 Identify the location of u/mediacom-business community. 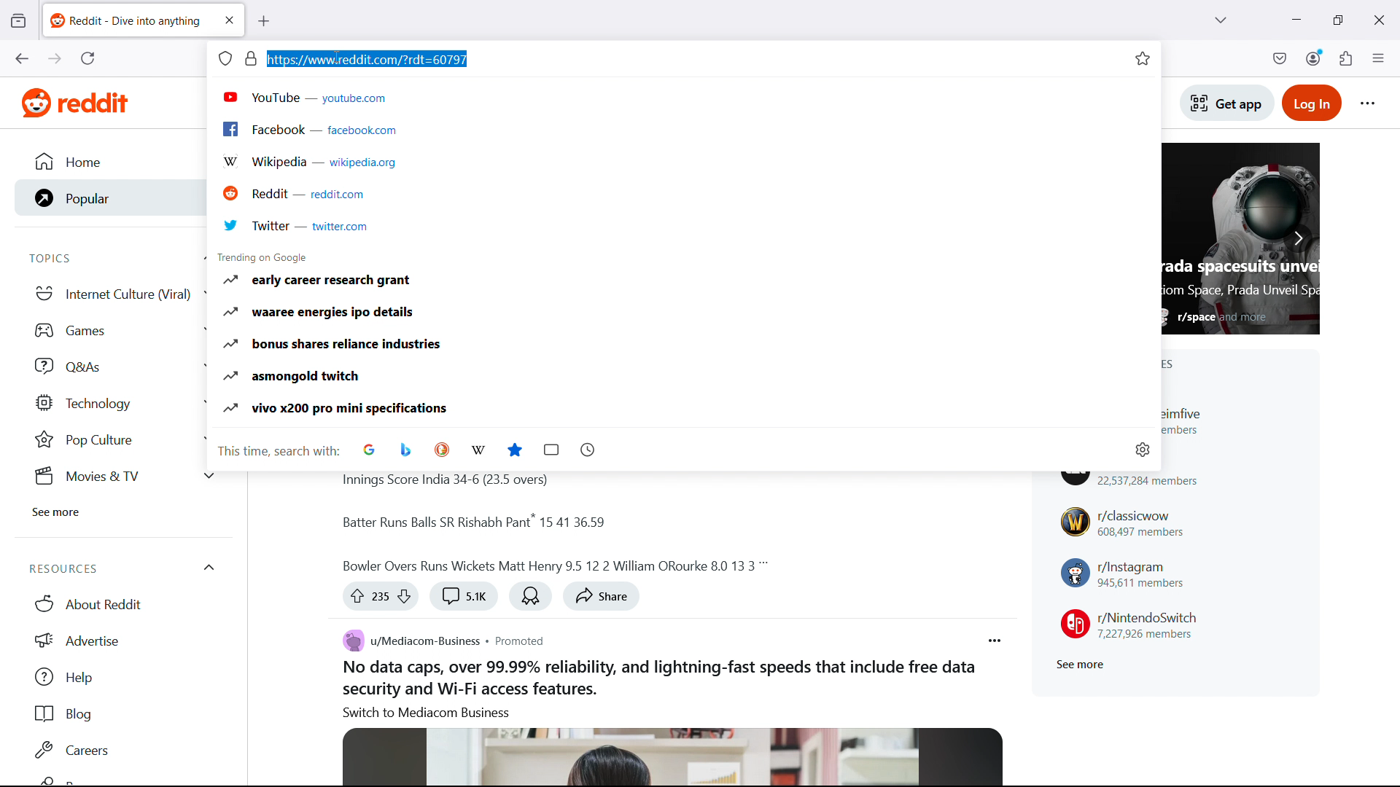
(407, 641).